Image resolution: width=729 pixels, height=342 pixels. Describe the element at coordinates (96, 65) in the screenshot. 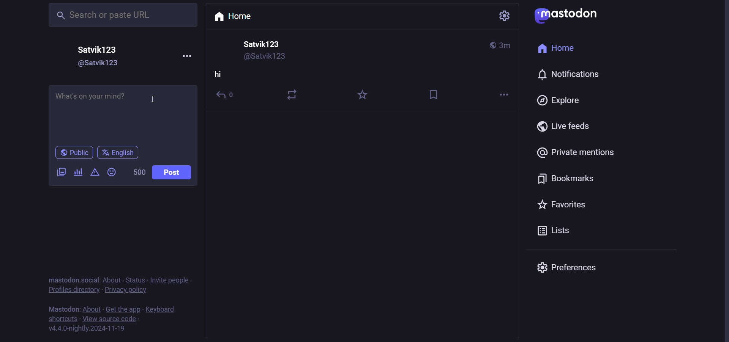

I see `user id` at that location.